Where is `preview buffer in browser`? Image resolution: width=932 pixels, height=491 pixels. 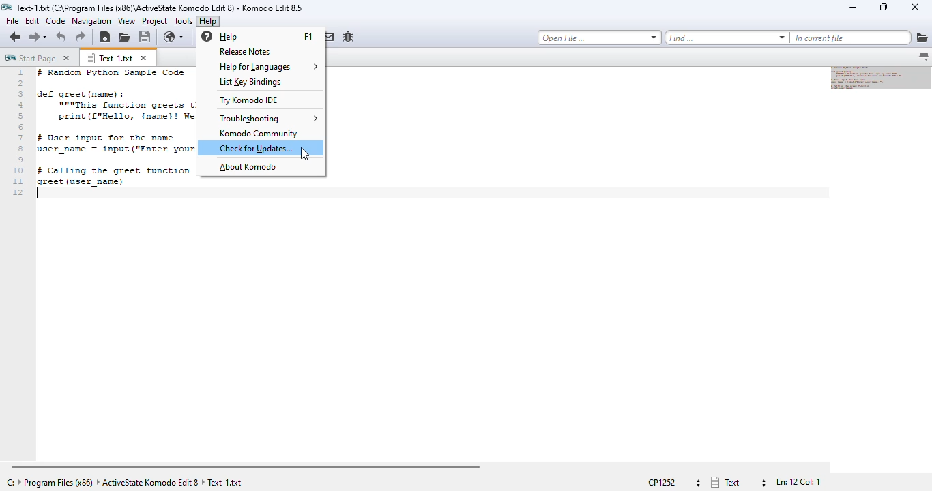 preview buffer in browser is located at coordinates (175, 38).